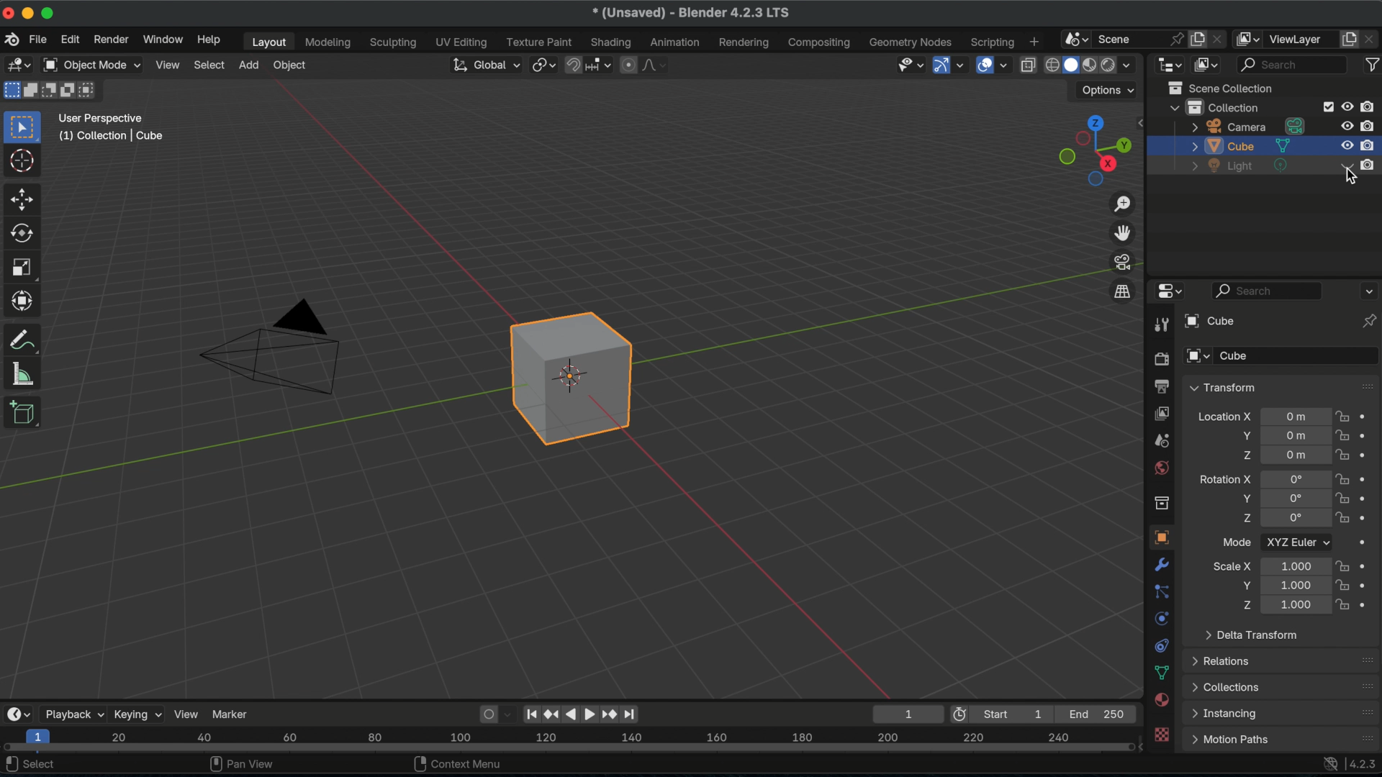  What do you see at coordinates (249, 63) in the screenshot?
I see `add` at bounding box center [249, 63].